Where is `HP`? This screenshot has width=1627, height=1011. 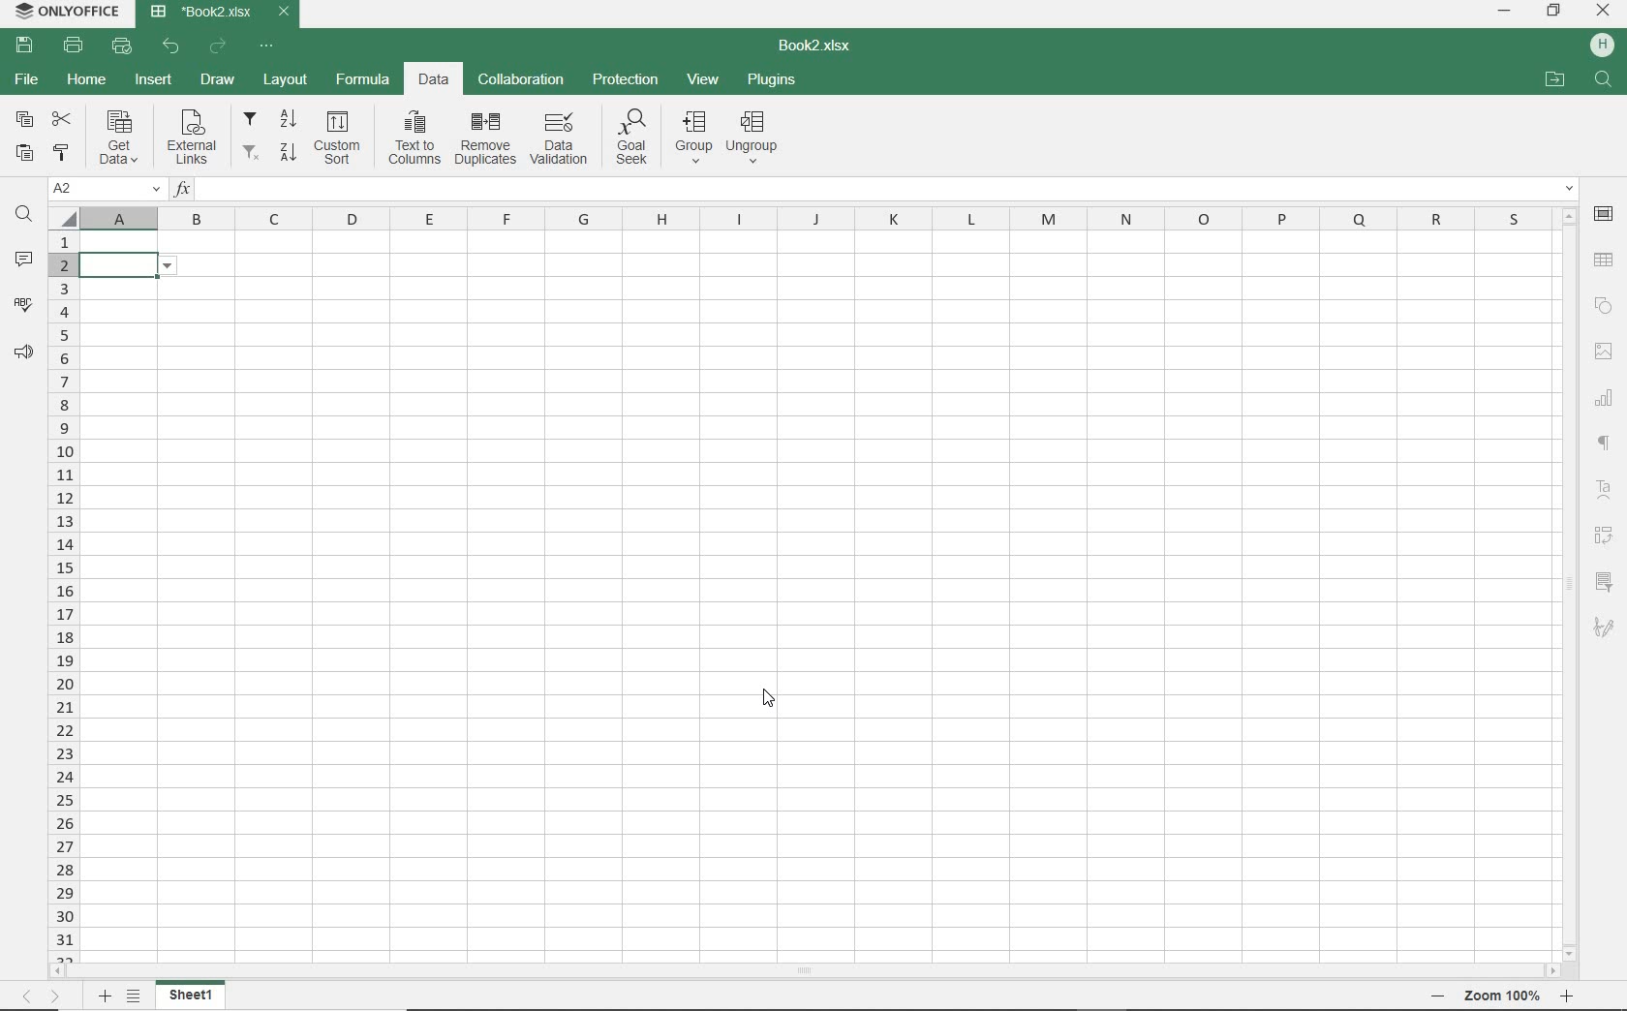 HP is located at coordinates (1603, 46).